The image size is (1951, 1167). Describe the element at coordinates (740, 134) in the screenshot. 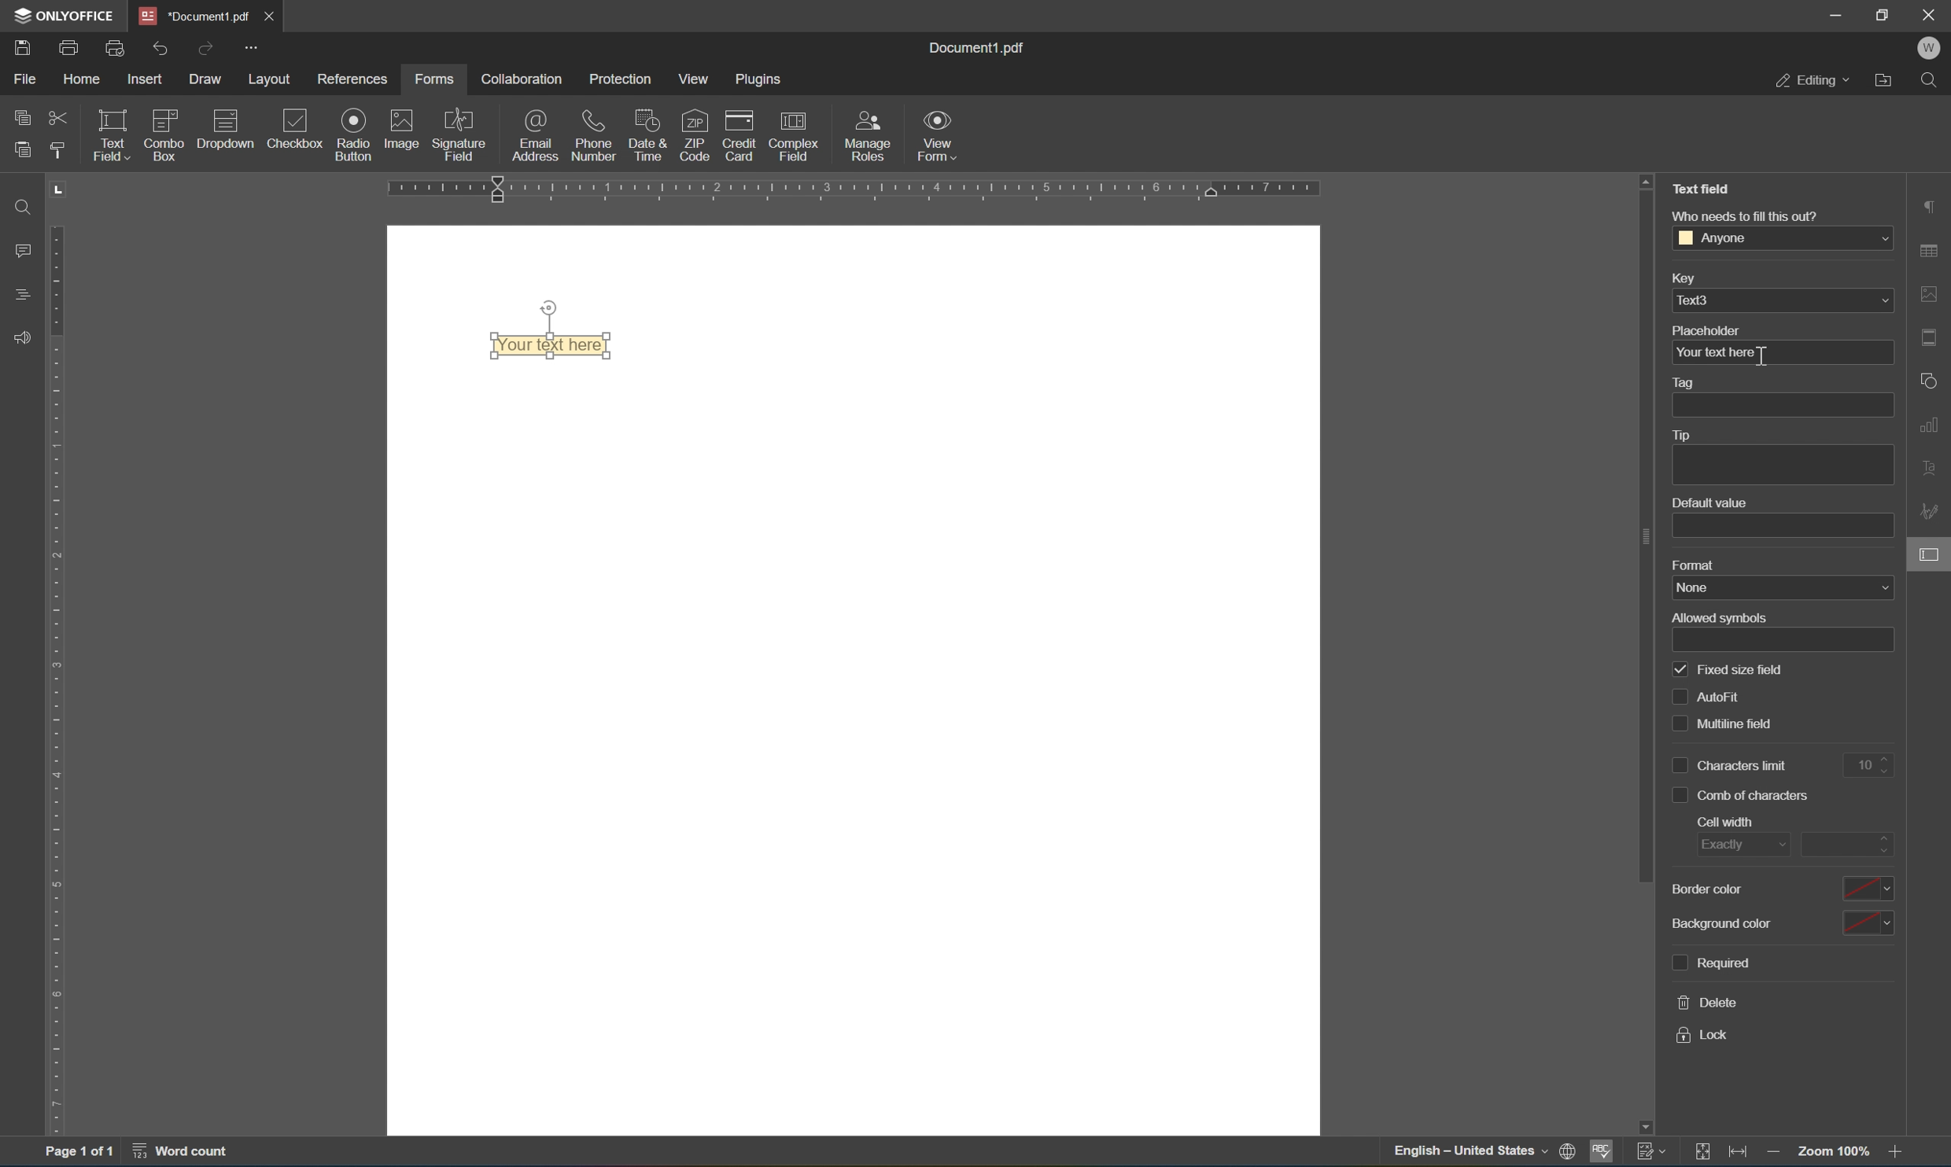

I see `credit card` at that location.